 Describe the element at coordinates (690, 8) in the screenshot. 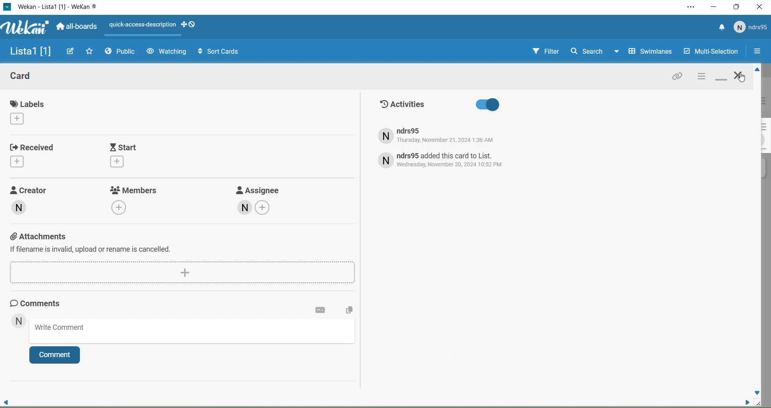

I see `Settings and more` at that location.